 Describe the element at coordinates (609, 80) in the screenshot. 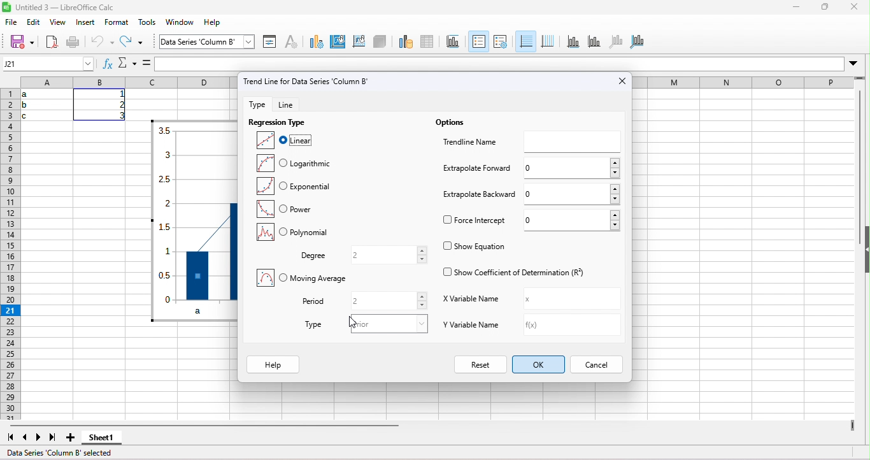

I see `close` at that location.